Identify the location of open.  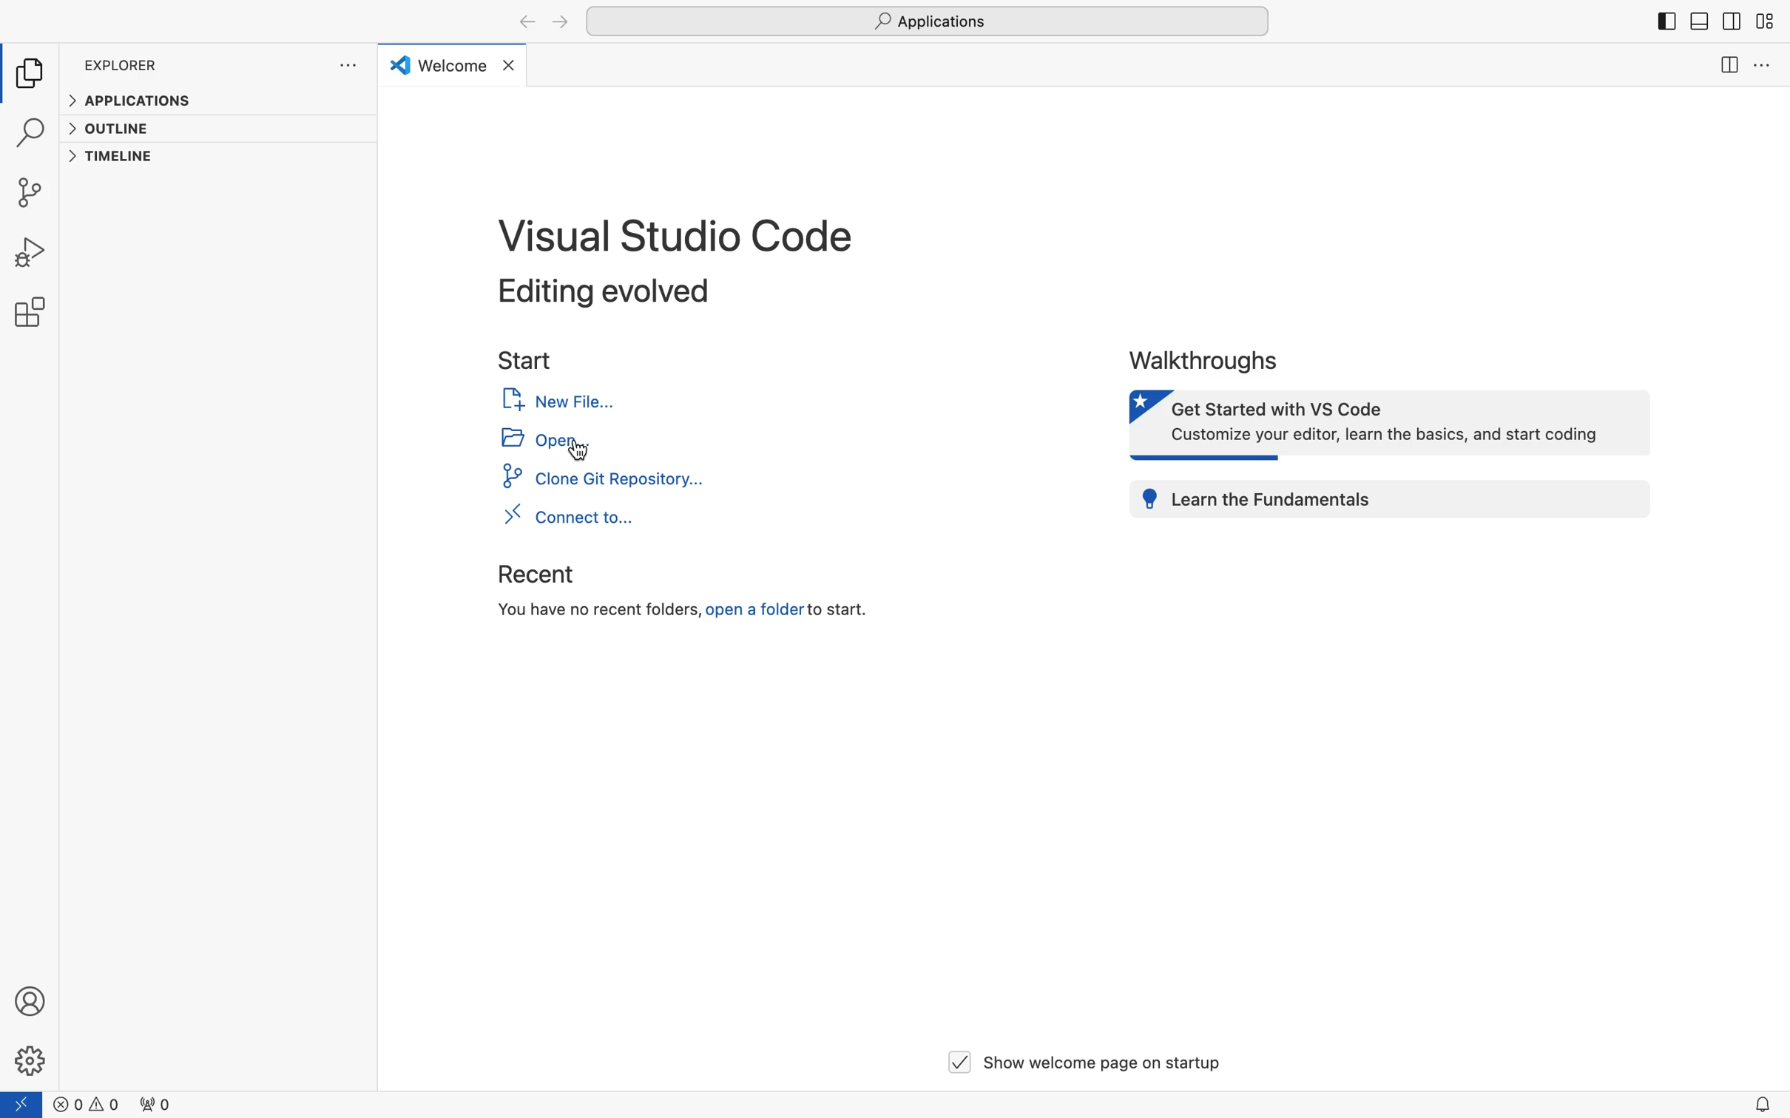
(534, 440).